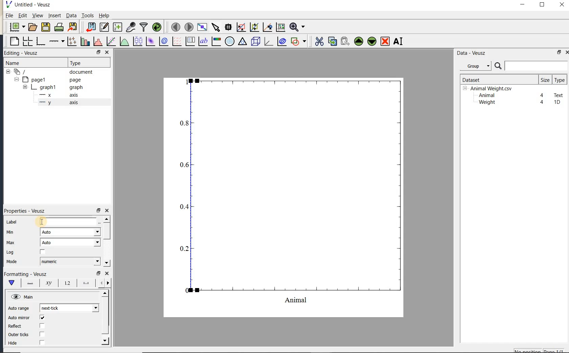 Image resolution: width=569 pixels, height=353 pixels. Describe the element at coordinates (97, 51) in the screenshot. I see `RESTORE` at that location.